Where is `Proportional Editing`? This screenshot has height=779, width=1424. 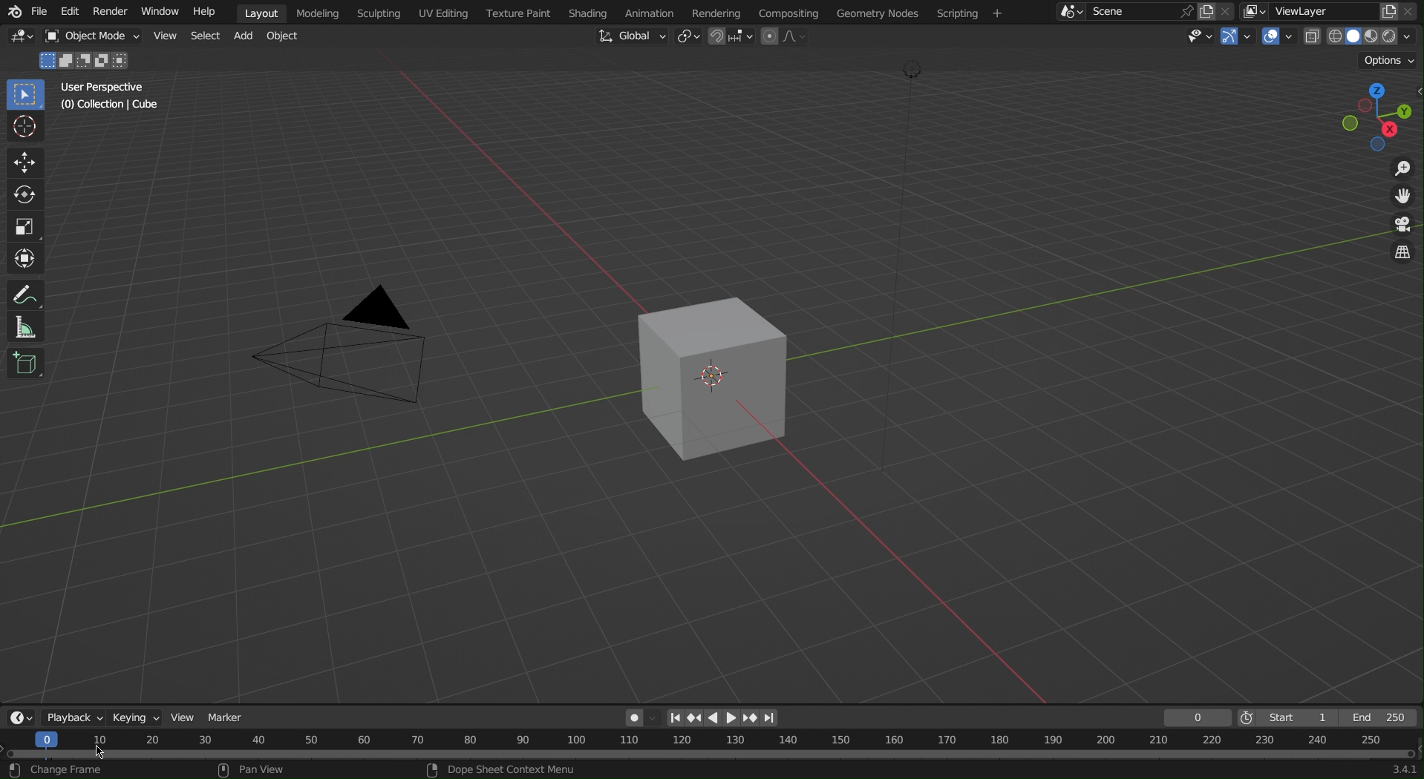 Proportional Editing is located at coordinates (780, 39).